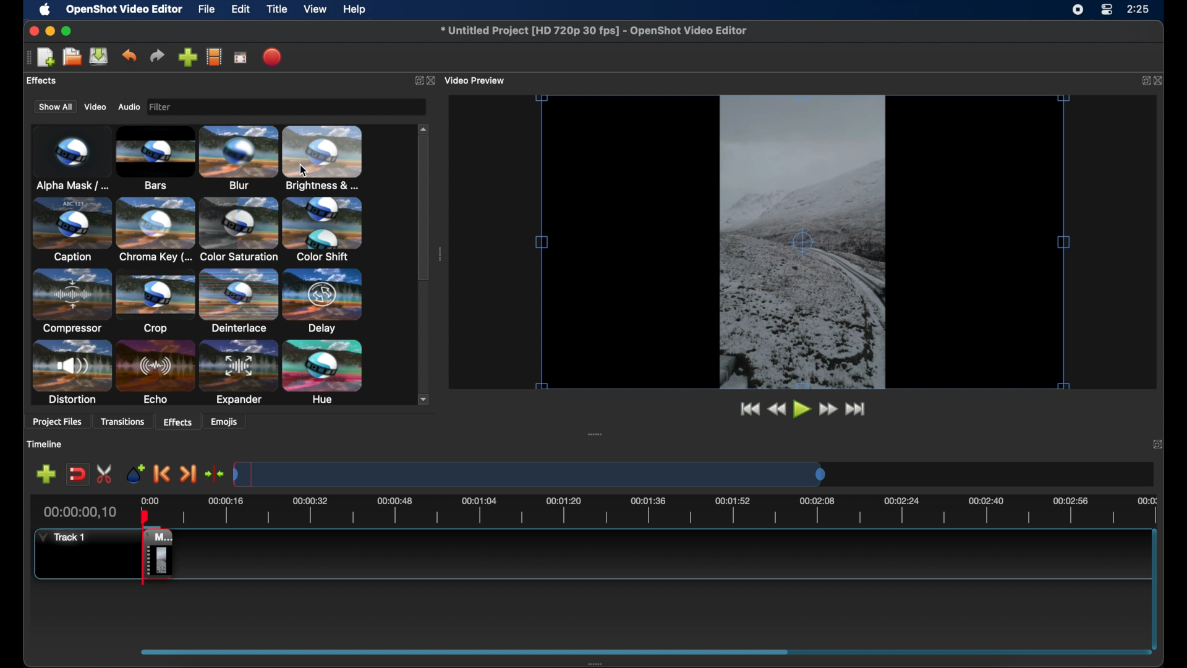 This screenshot has height=668, width=1187. What do you see at coordinates (238, 373) in the screenshot?
I see `expander` at bounding box center [238, 373].